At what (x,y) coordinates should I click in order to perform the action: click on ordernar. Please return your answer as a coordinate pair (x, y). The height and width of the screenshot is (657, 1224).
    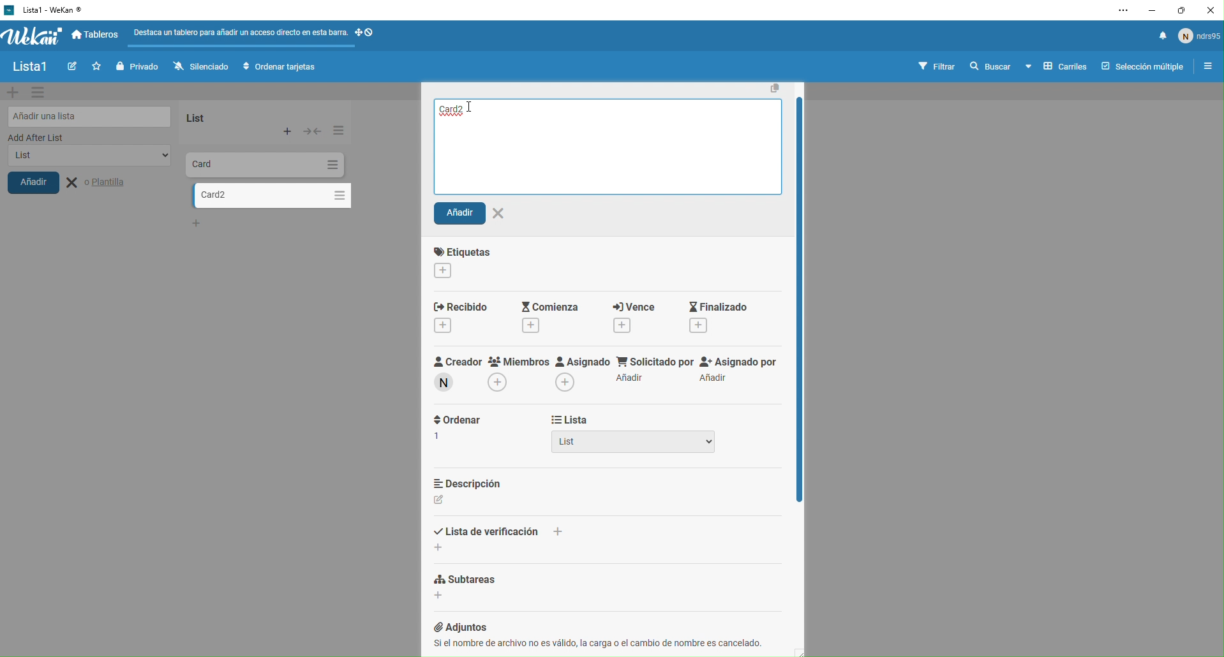
    Looking at the image, I should click on (458, 427).